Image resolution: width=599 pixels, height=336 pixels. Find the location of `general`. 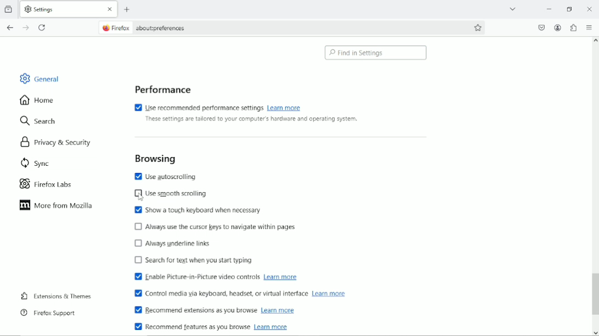

general is located at coordinates (39, 78).